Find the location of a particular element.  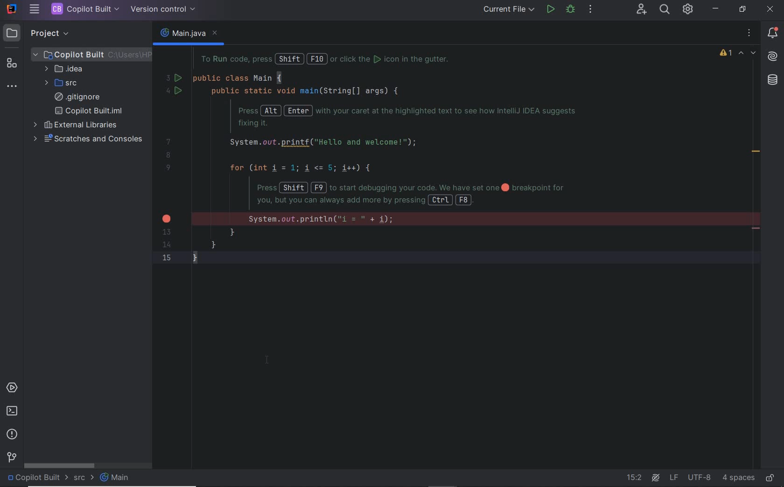

src is located at coordinates (84, 478).